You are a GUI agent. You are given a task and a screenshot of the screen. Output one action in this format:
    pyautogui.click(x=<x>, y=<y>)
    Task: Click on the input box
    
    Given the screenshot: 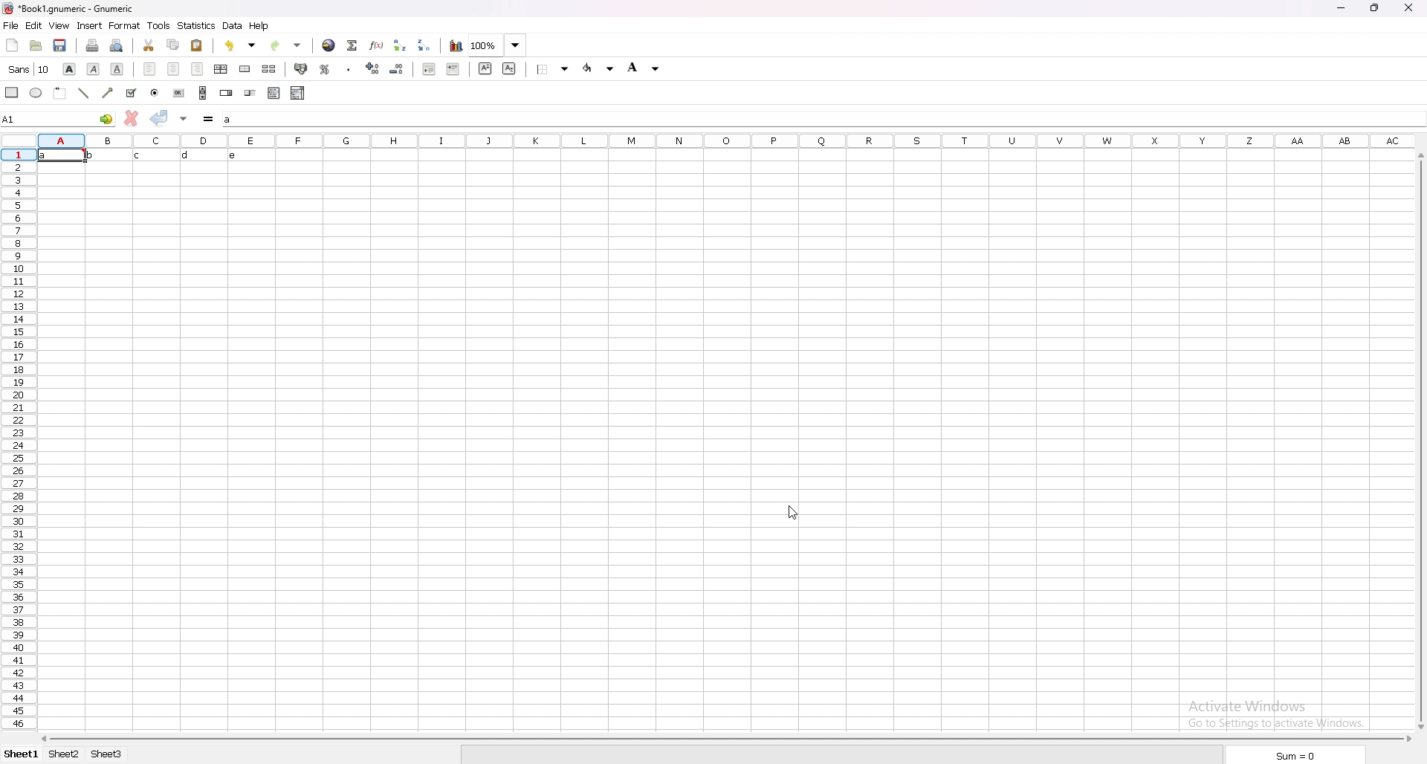 What is the action you would take?
    pyautogui.click(x=823, y=120)
    